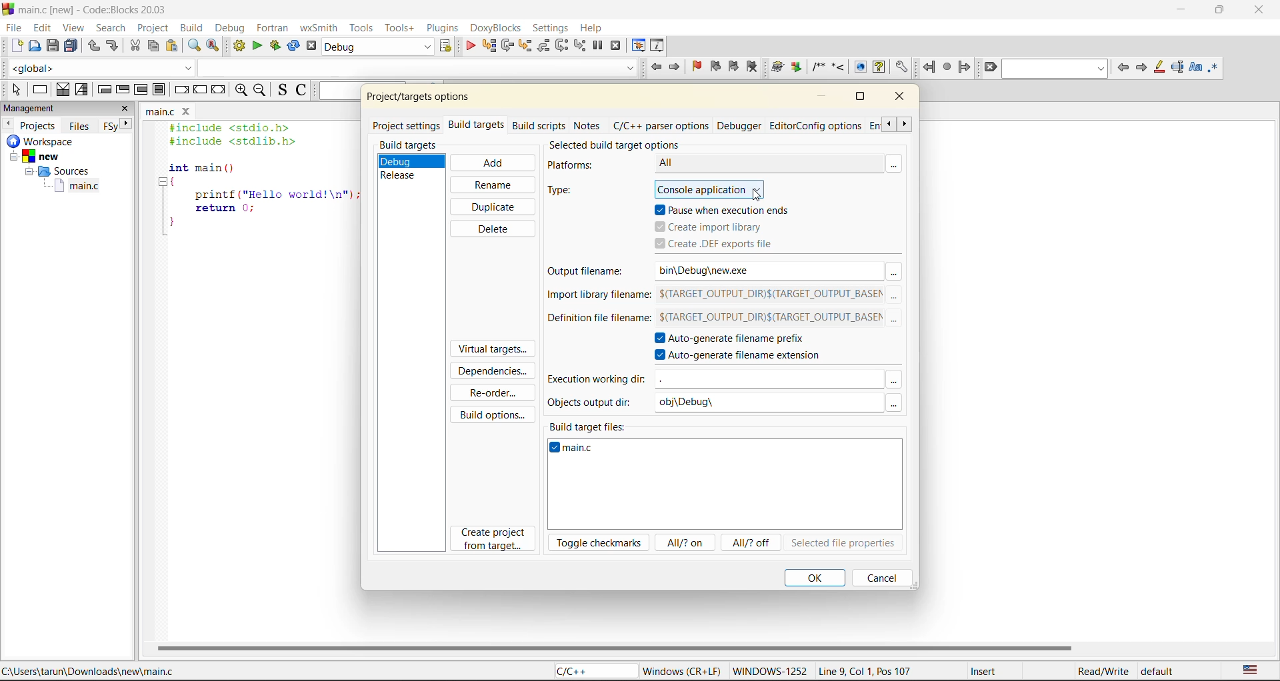 This screenshot has width=1280, height=681. I want to click on step into, so click(526, 46).